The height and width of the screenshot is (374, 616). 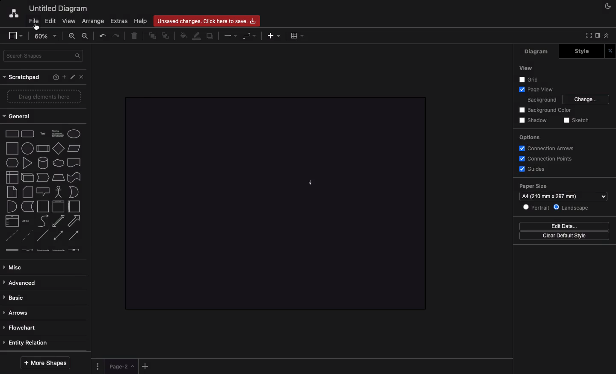 I want to click on Options, so click(x=99, y=365).